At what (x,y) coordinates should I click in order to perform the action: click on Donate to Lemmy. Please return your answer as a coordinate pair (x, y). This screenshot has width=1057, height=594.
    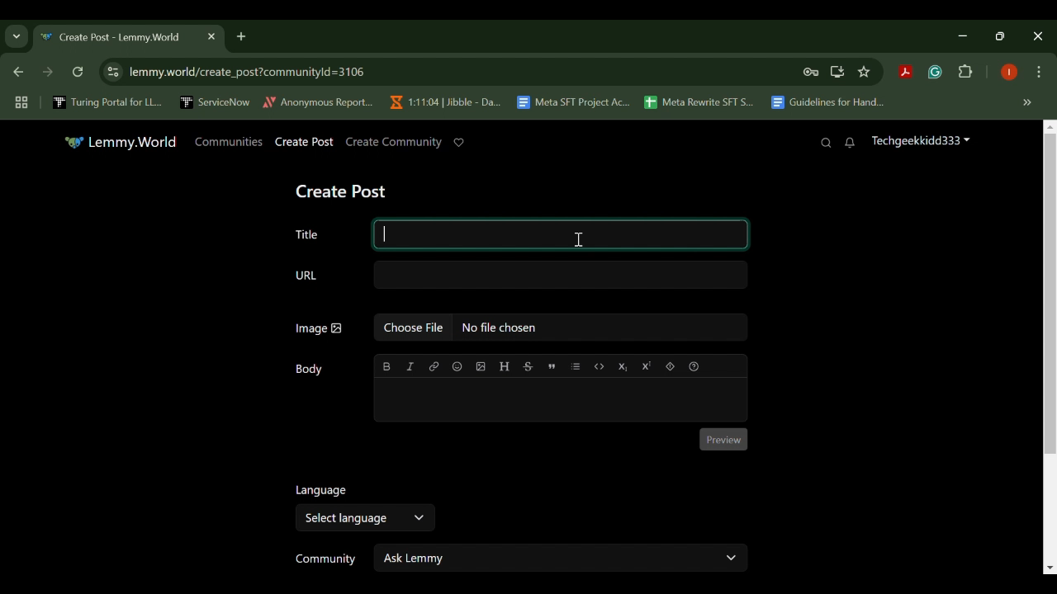
    Looking at the image, I should click on (459, 143).